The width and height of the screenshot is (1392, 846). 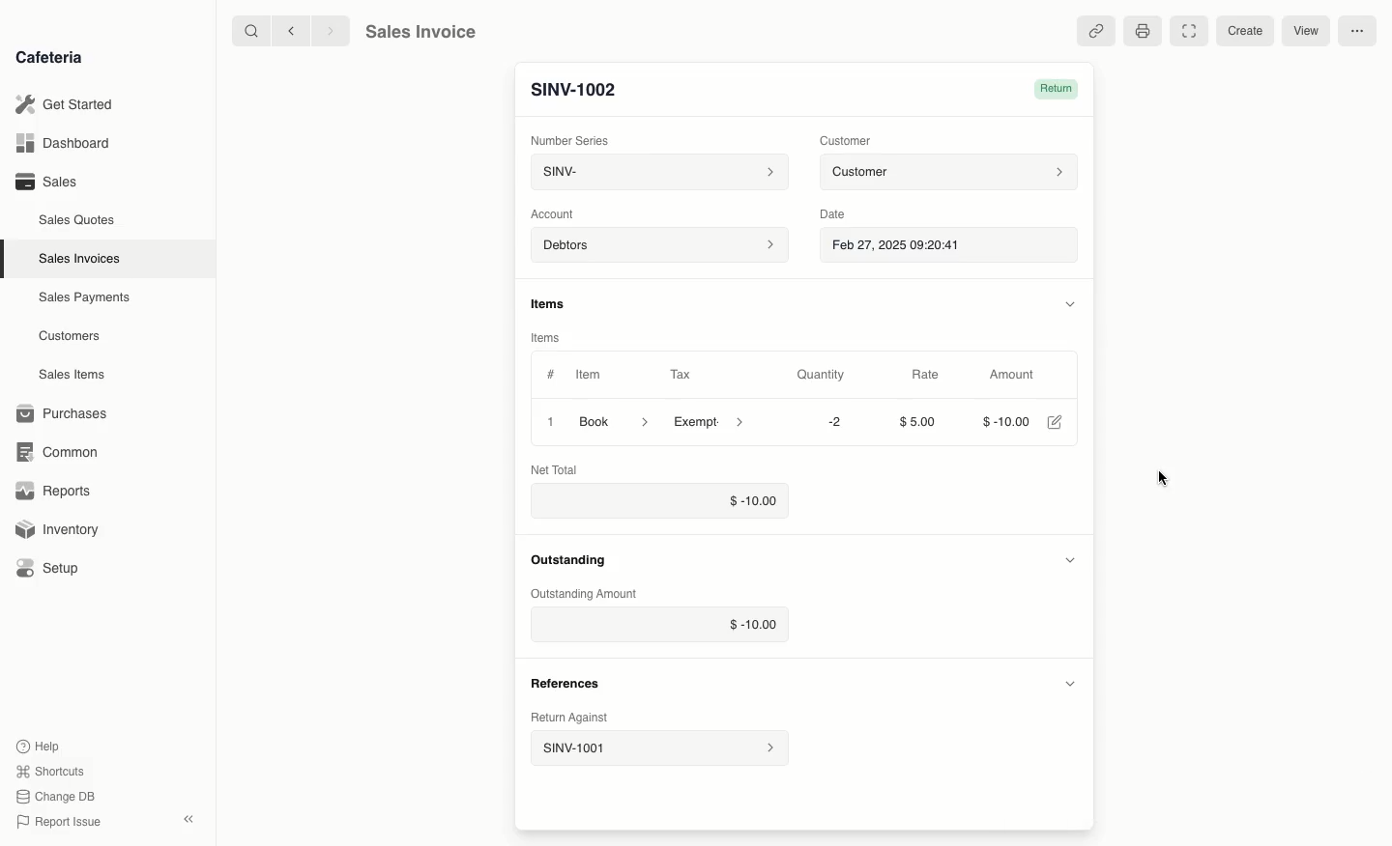 What do you see at coordinates (828, 422) in the screenshot?
I see `-2` at bounding box center [828, 422].